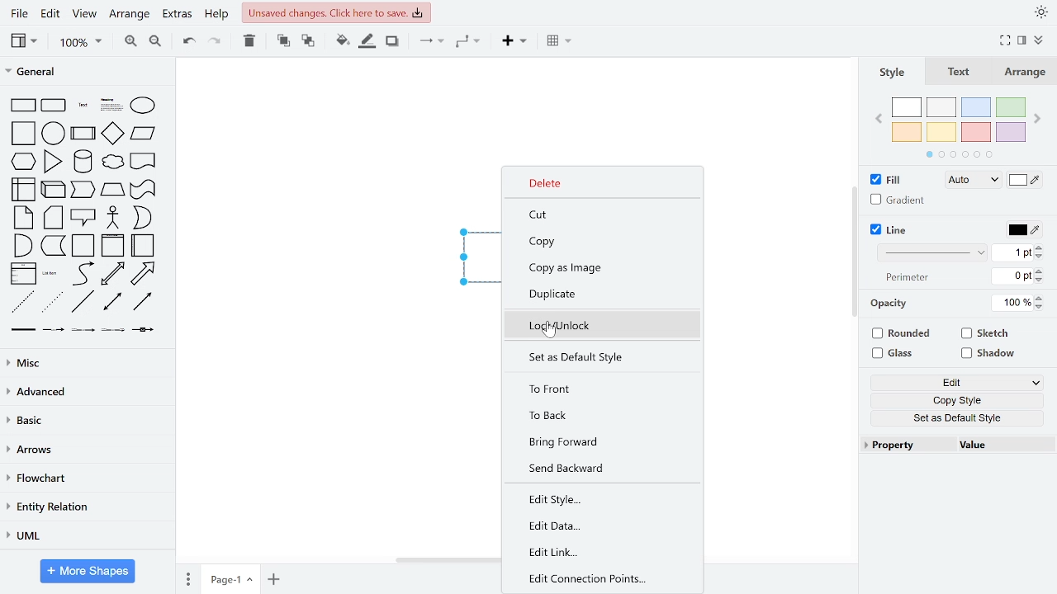 Image resolution: width=1057 pixels, height=594 pixels. What do you see at coordinates (560, 42) in the screenshot?
I see `insert` at bounding box center [560, 42].